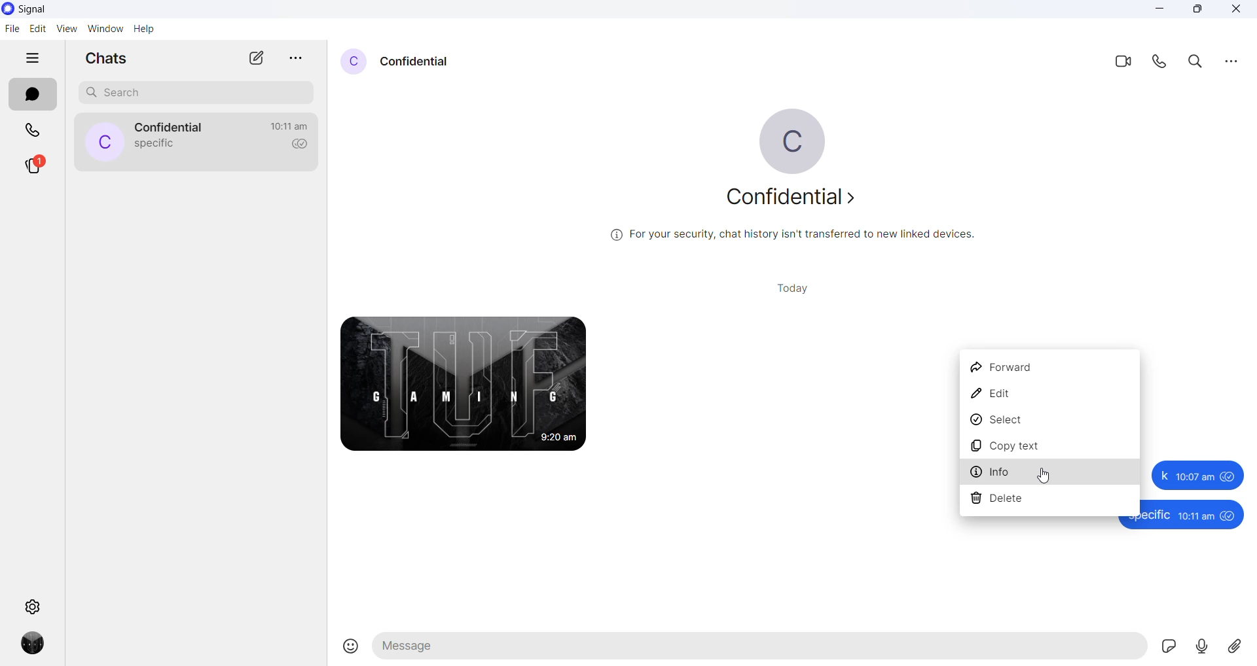 The width and height of the screenshot is (1257, 666). I want to click on last message, so click(156, 145).